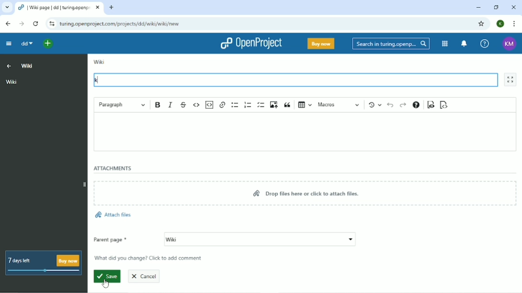  What do you see at coordinates (305, 105) in the screenshot?
I see `Insert table` at bounding box center [305, 105].